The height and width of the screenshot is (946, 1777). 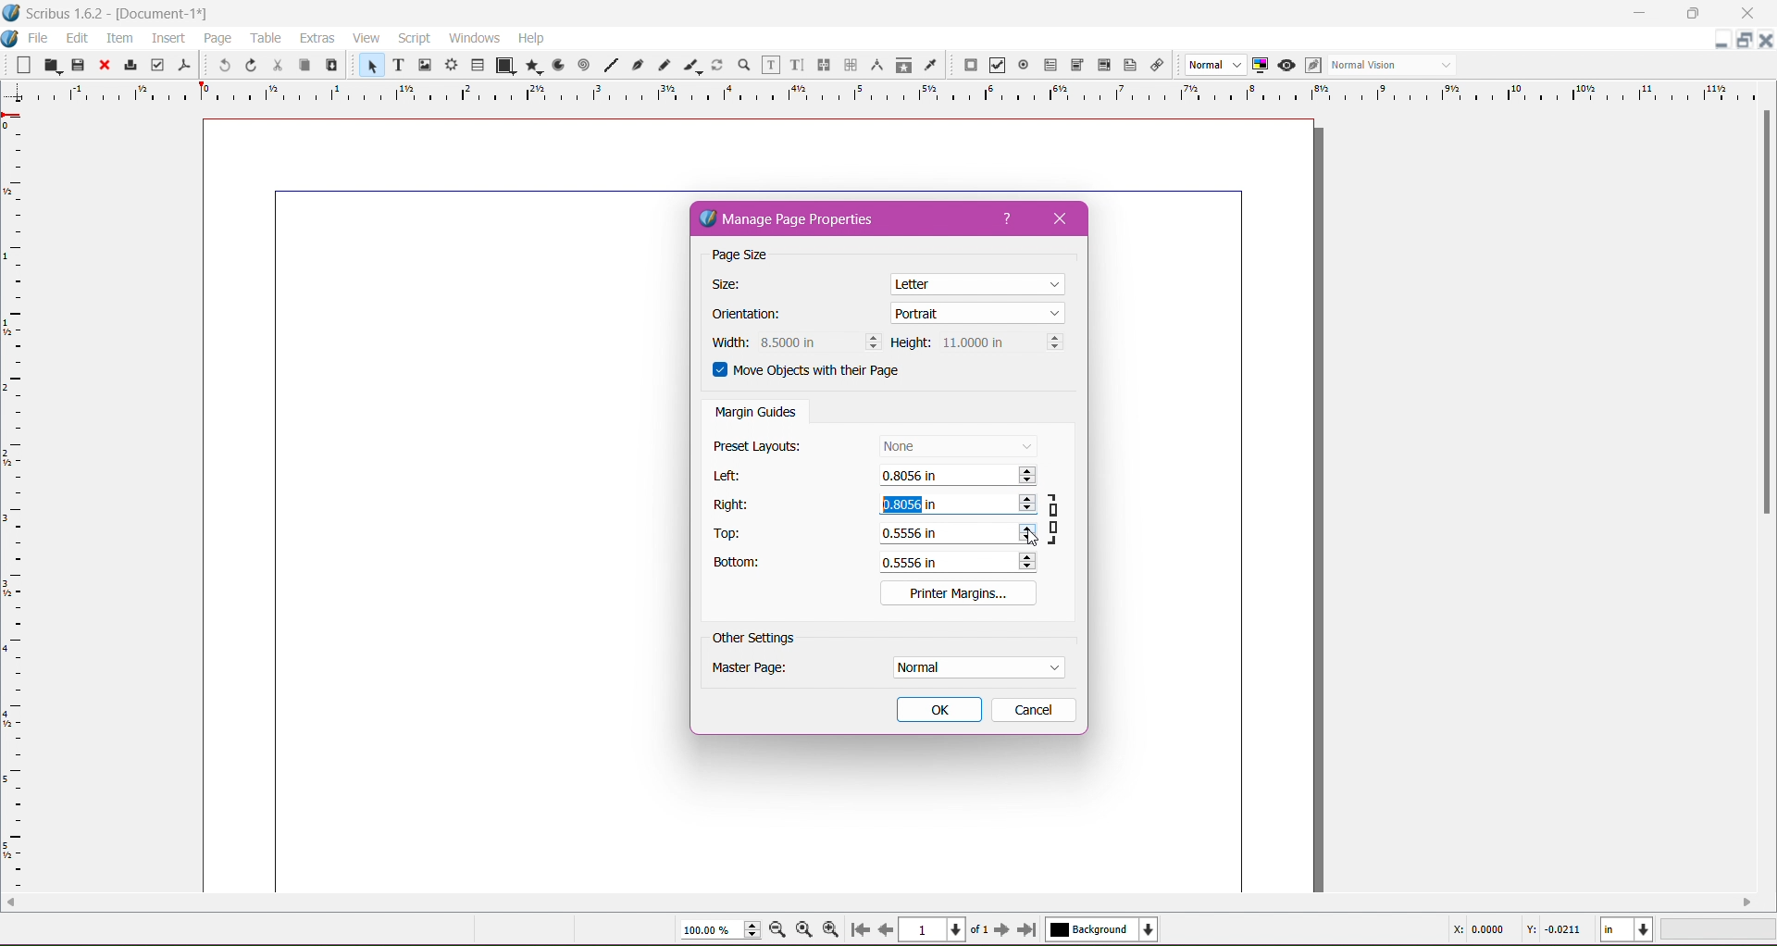 I want to click on Text Annotation, so click(x=1128, y=66).